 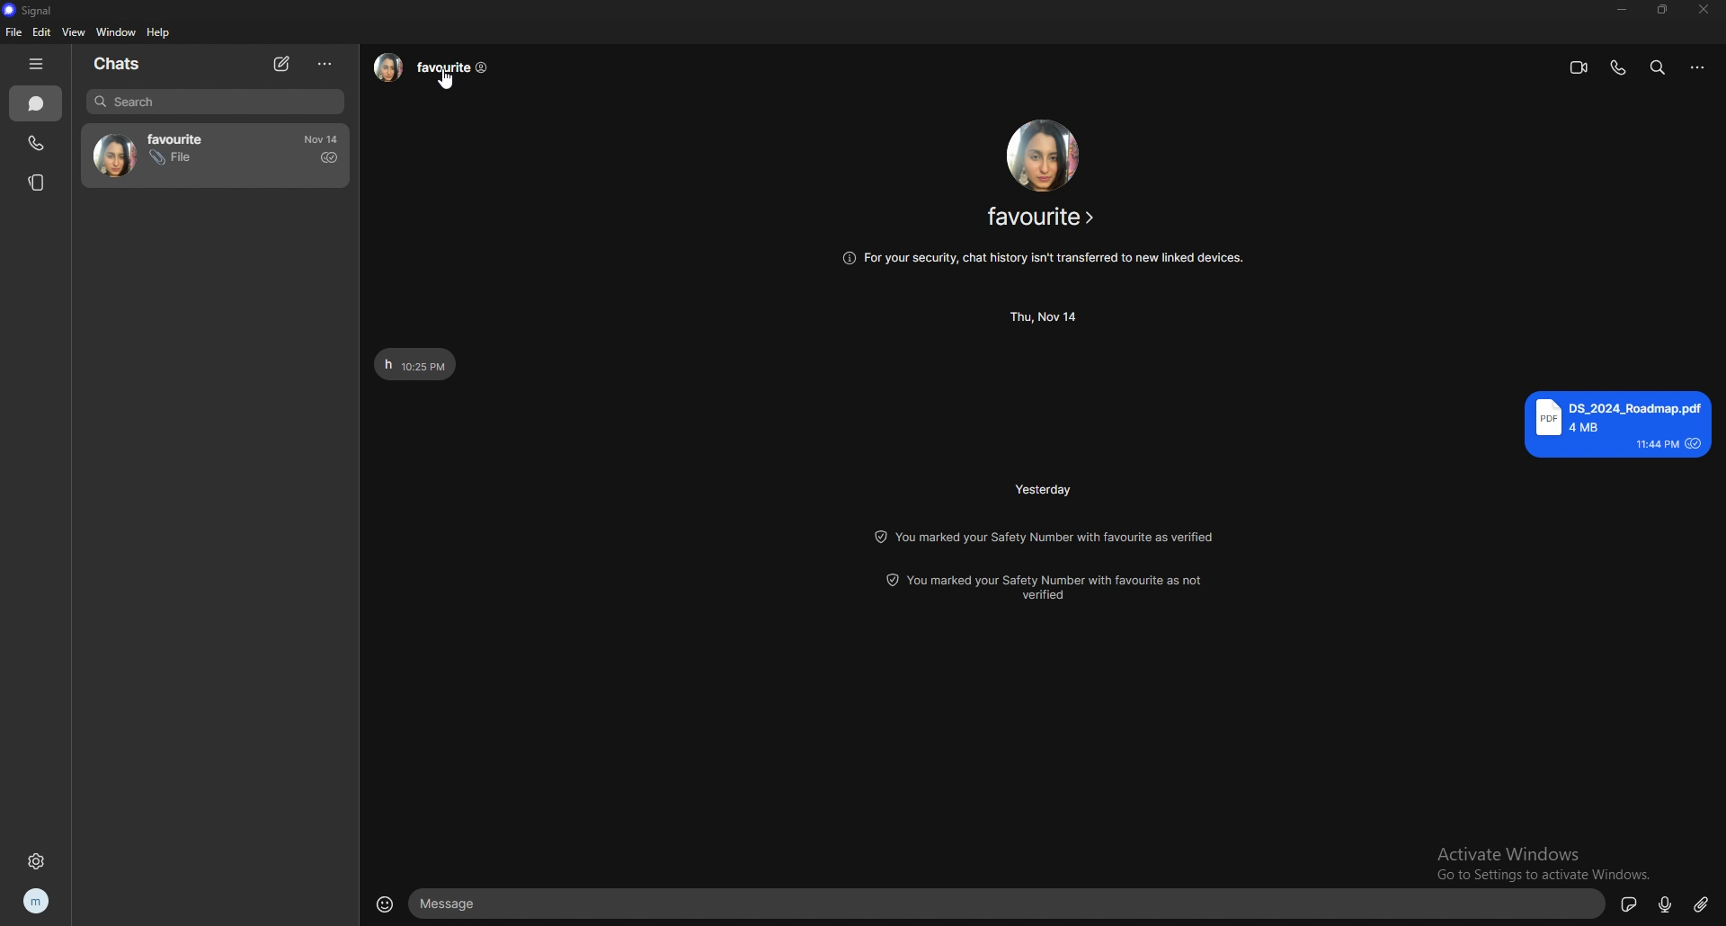 What do you see at coordinates (1009, 905) in the screenshot?
I see `text box` at bounding box center [1009, 905].